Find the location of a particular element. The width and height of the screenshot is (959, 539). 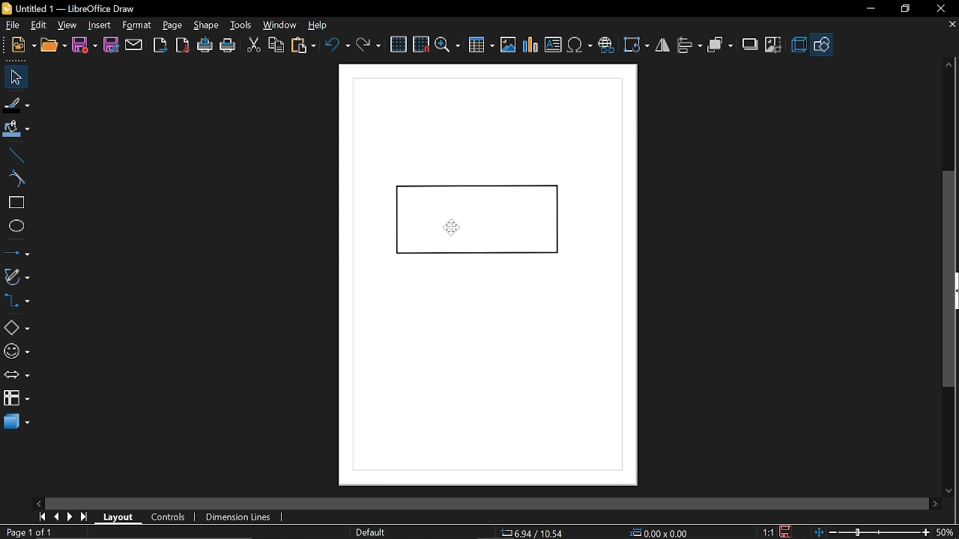

attach is located at coordinates (133, 46).